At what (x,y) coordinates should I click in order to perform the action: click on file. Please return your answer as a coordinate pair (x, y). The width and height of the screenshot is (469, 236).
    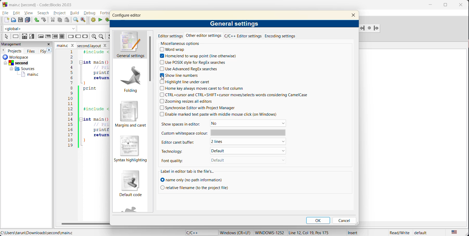
    Looking at the image, I should click on (6, 13).